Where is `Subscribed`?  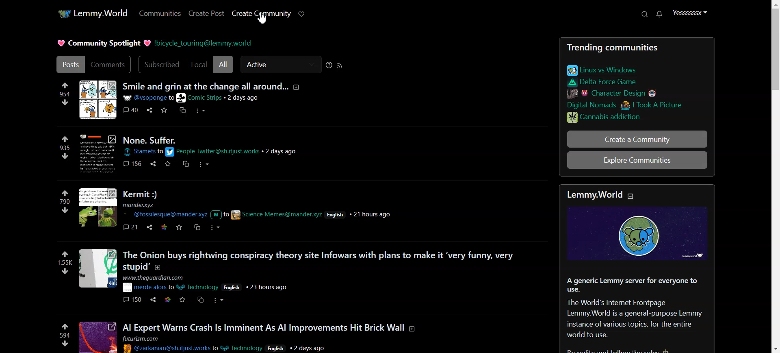
Subscribed is located at coordinates (161, 64).